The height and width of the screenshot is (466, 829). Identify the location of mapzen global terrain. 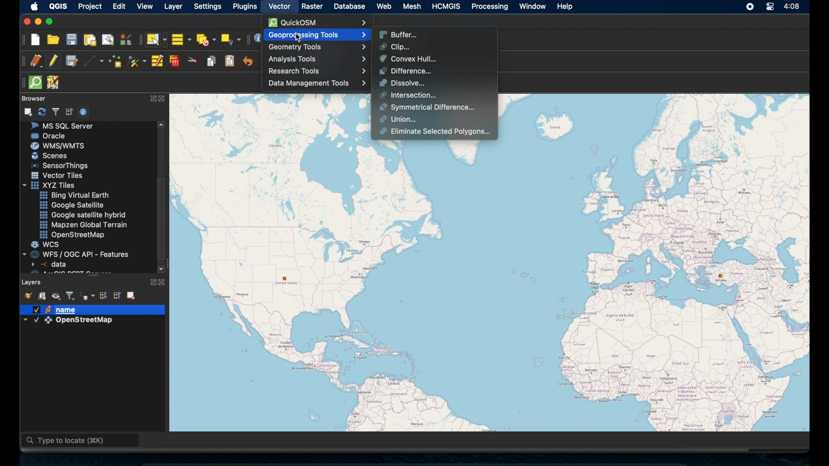
(84, 224).